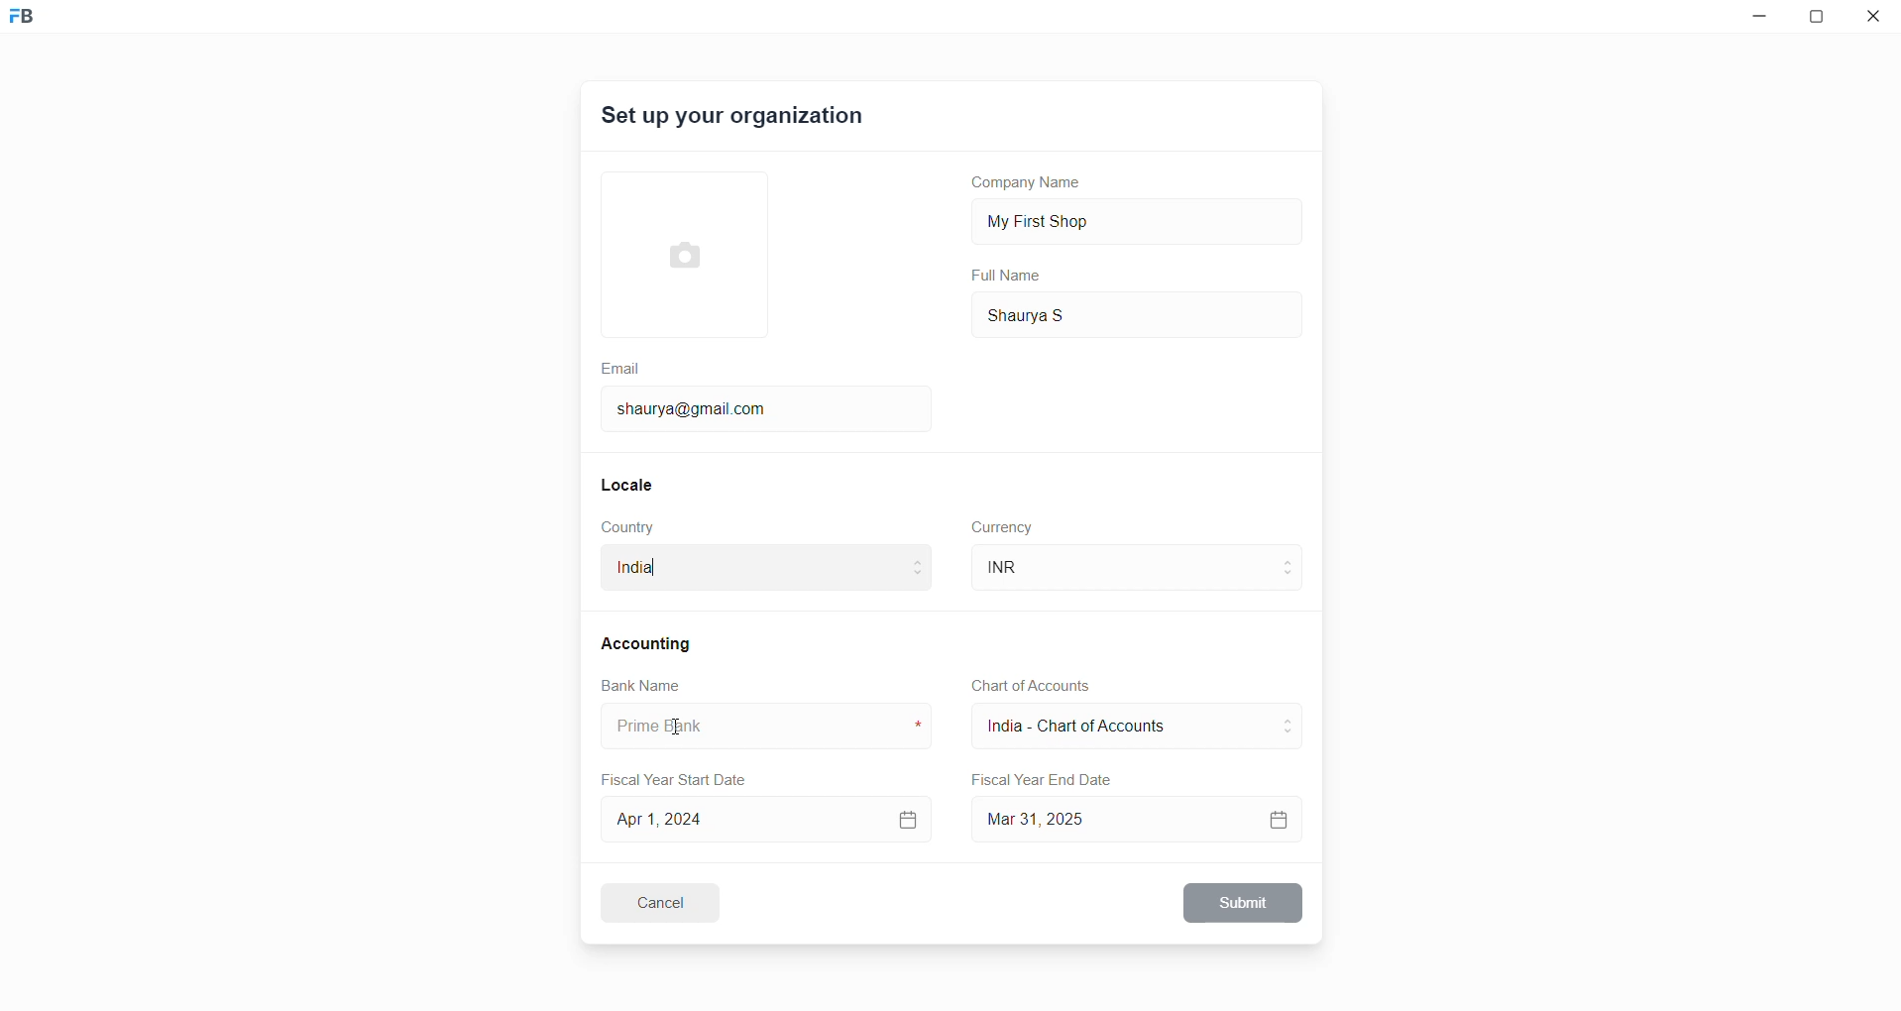  Describe the element at coordinates (1755, 21) in the screenshot. I see `minimize` at that location.